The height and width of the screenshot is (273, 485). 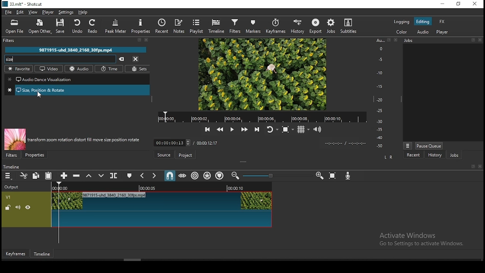 I want to click on subtitles, so click(x=348, y=27).